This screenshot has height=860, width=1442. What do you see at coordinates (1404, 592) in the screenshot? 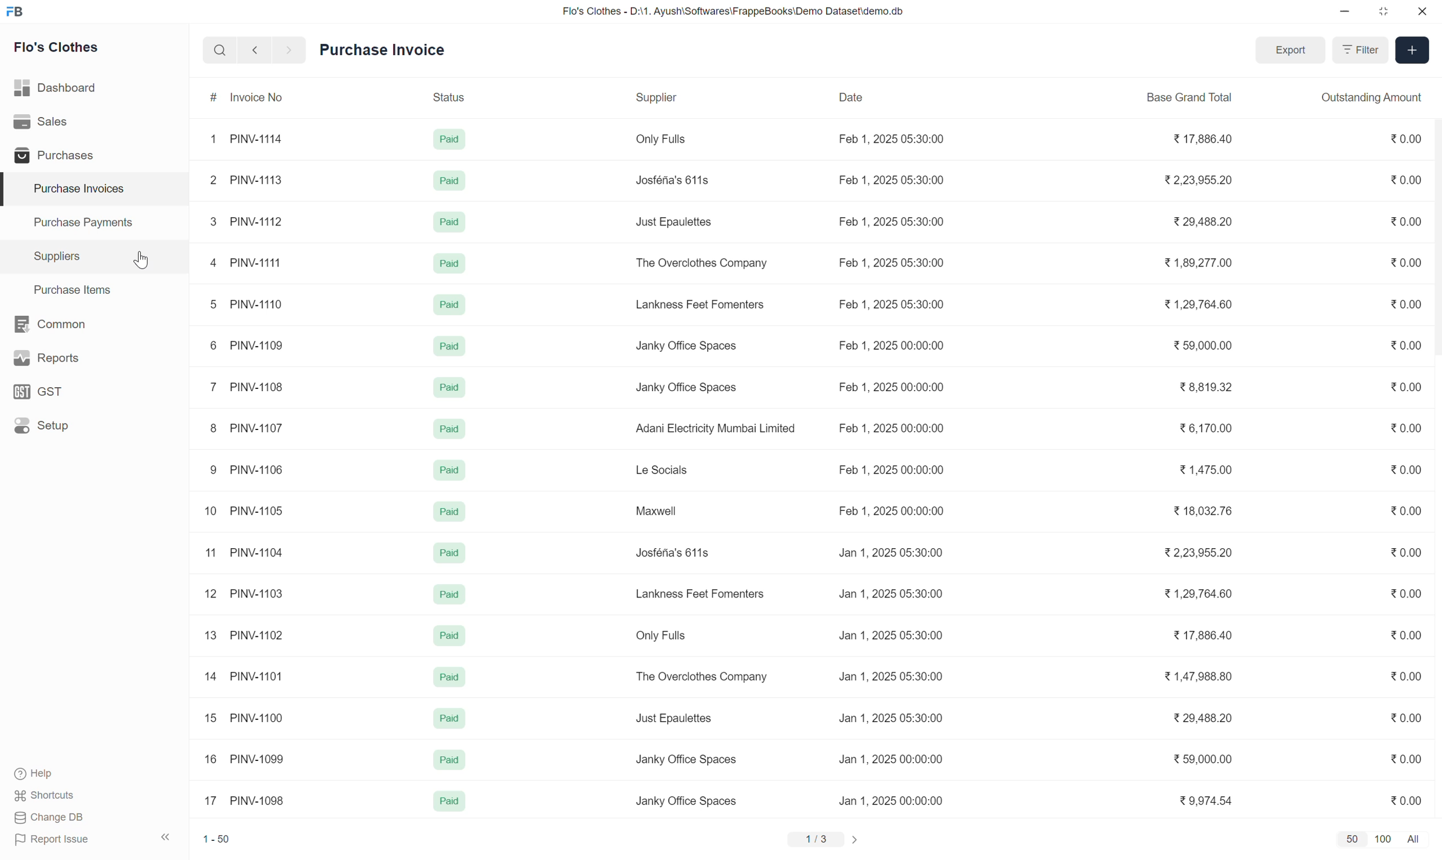
I see `0.00` at bounding box center [1404, 592].